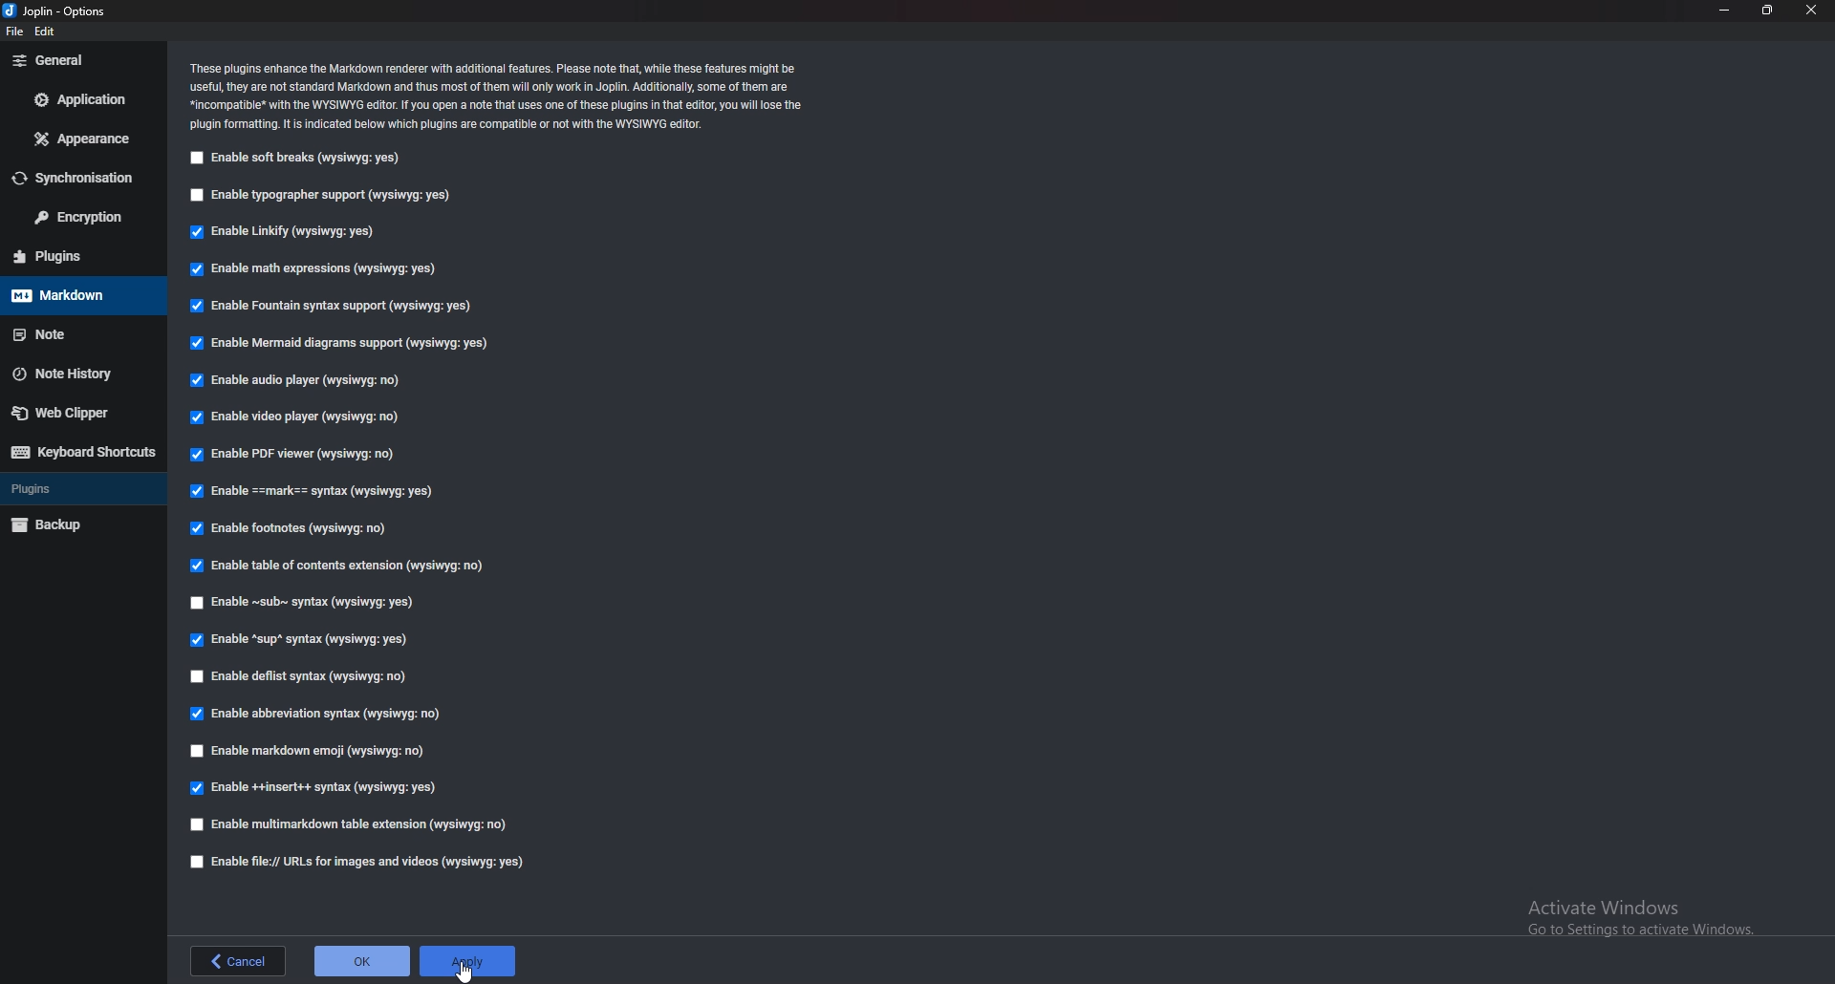 This screenshot has width=1835, height=984. I want to click on Appearance, so click(77, 139).